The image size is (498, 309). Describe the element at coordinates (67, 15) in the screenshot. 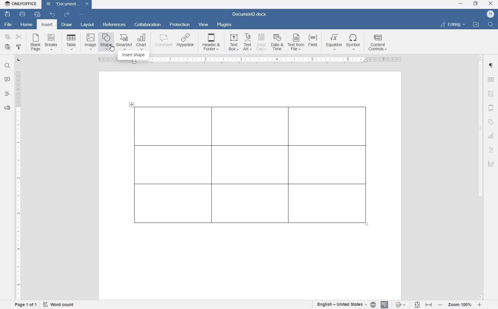

I see `redo` at that location.